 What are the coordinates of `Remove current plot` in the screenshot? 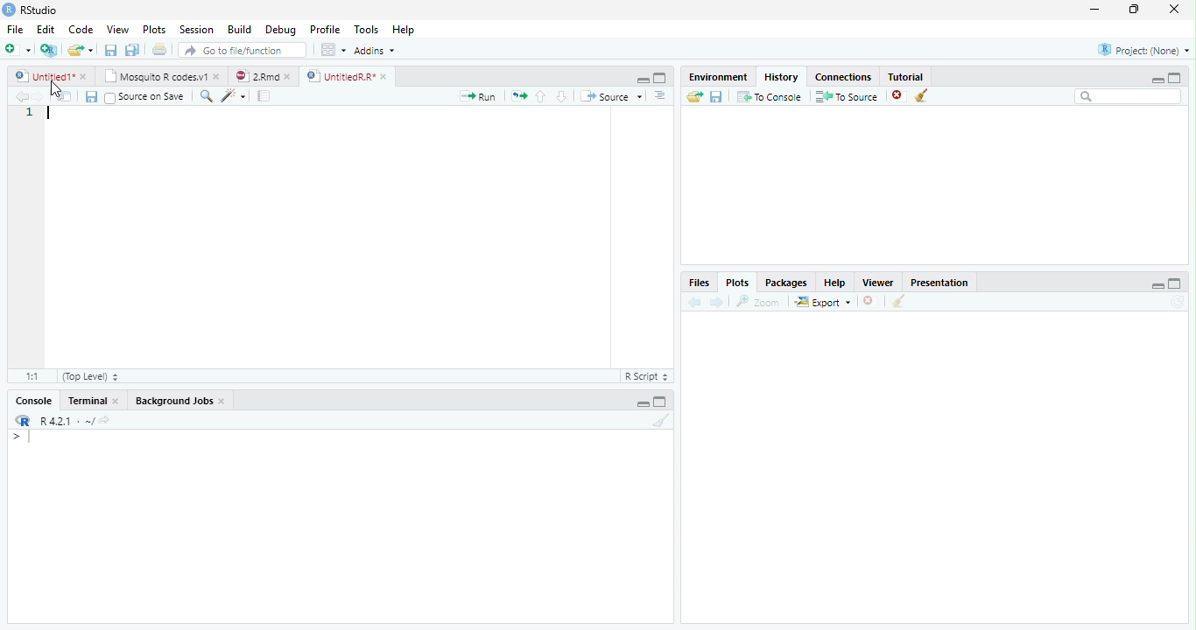 It's located at (871, 301).